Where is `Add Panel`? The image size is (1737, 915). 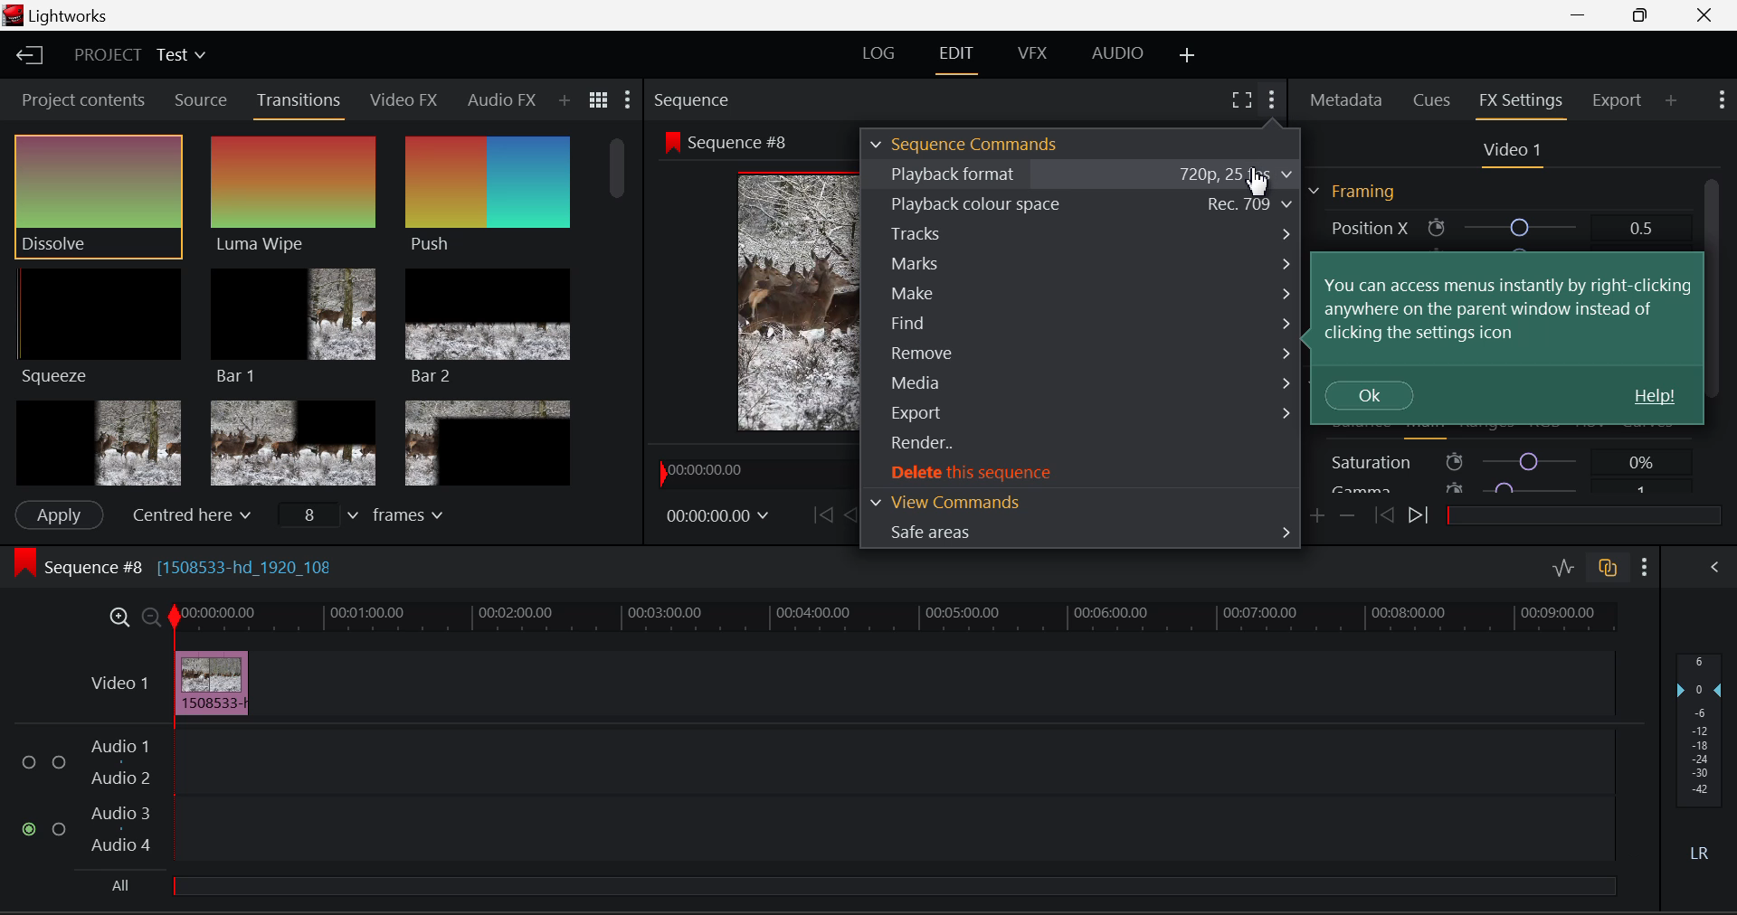 Add Panel is located at coordinates (565, 102).